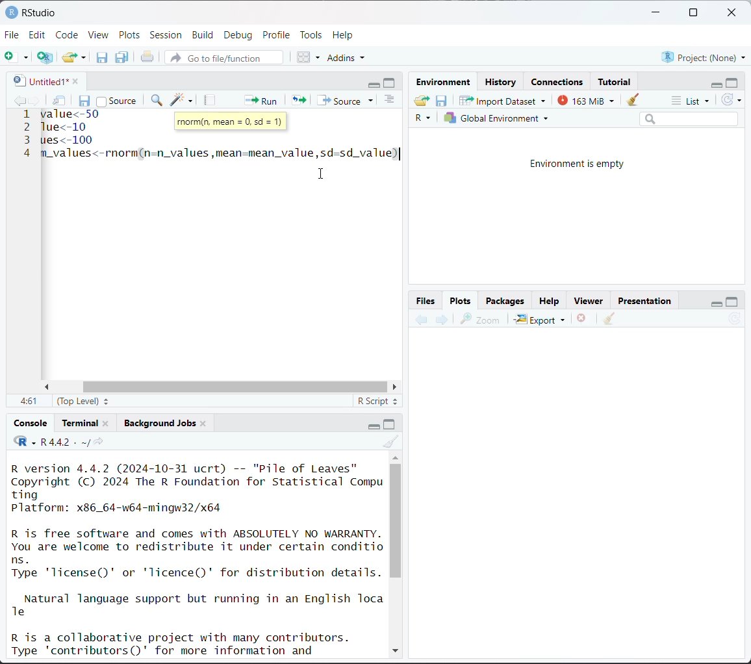 The height and width of the screenshot is (664, 751). What do you see at coordinates (72, 80) in the screenshot?
I see `close` at bounding box center [72, 80].